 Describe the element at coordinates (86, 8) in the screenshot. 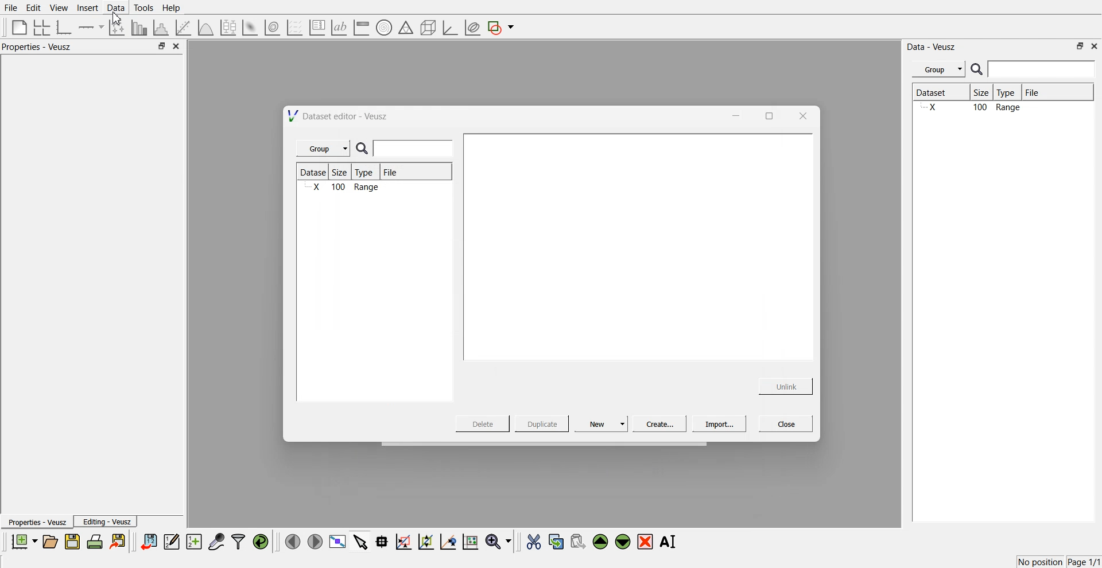

I see `Insert` at that location.